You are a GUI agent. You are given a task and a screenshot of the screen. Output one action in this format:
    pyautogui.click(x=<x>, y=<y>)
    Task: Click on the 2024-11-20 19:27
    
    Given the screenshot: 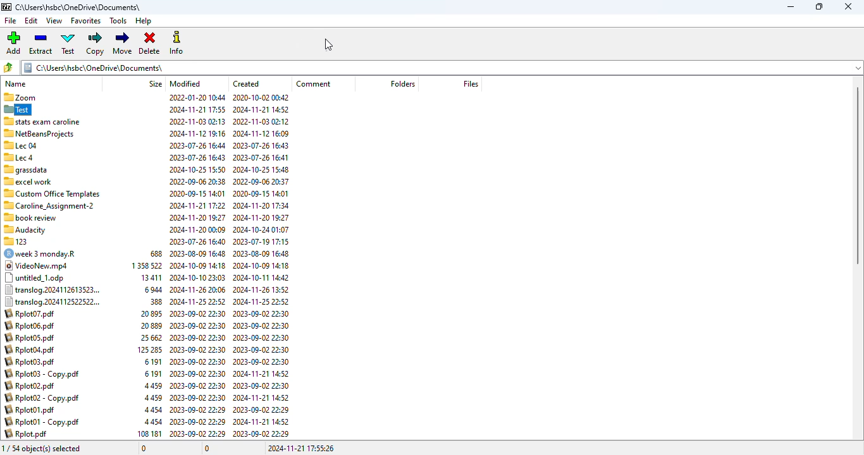 What is the action you would take?
    pyautogui.click(x=198, y=217)
    